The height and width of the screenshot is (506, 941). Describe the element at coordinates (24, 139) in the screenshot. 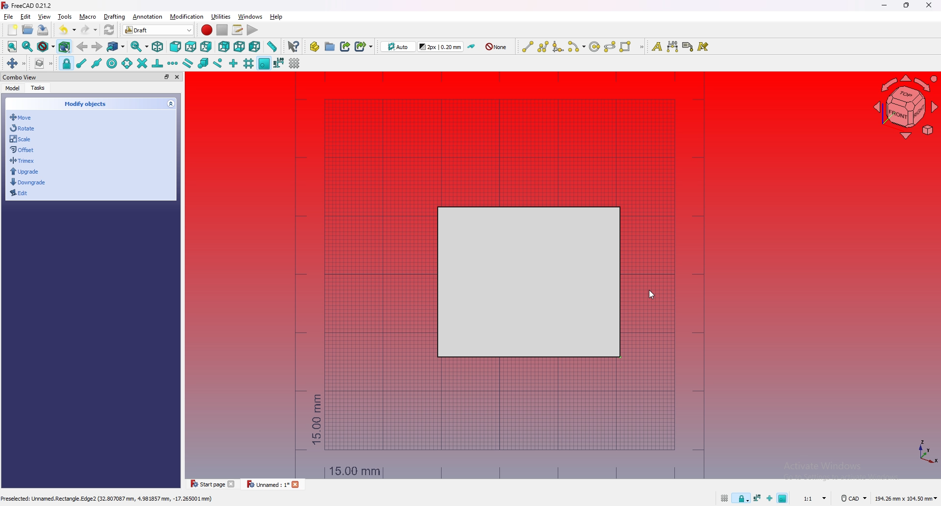

I see `scale` at that location.